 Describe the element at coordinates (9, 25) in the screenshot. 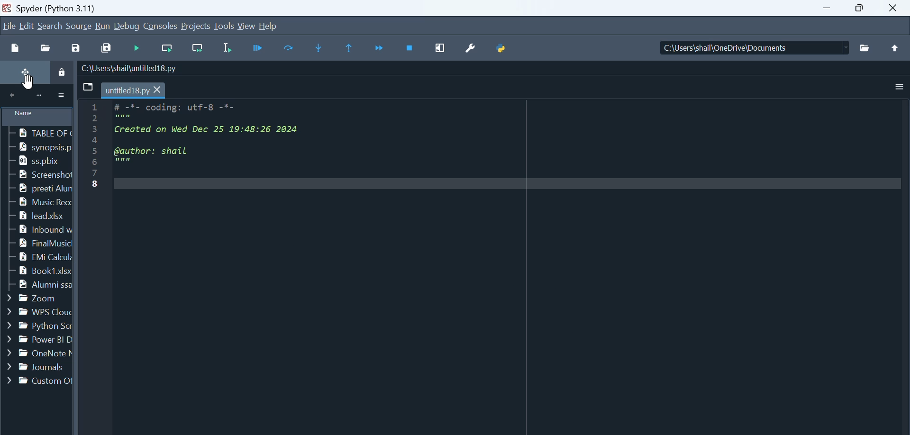

I see `File` at that location.